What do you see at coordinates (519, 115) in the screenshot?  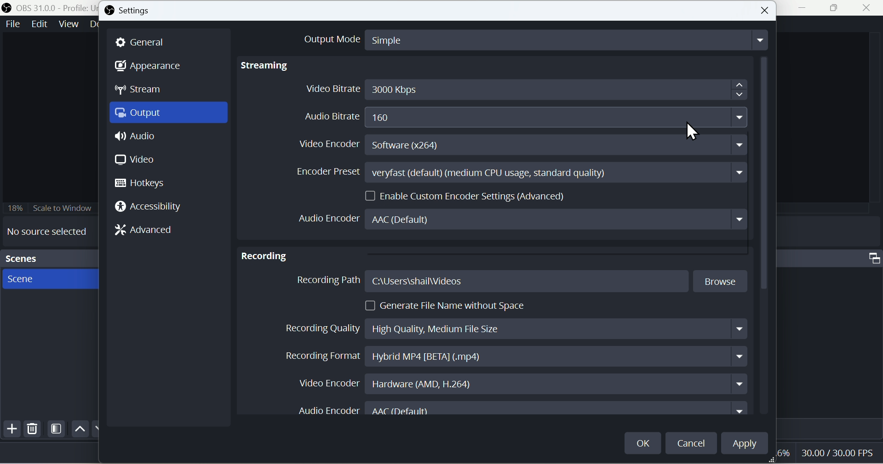 I see `Audio Bitrate` at bounding box center [519, 115].